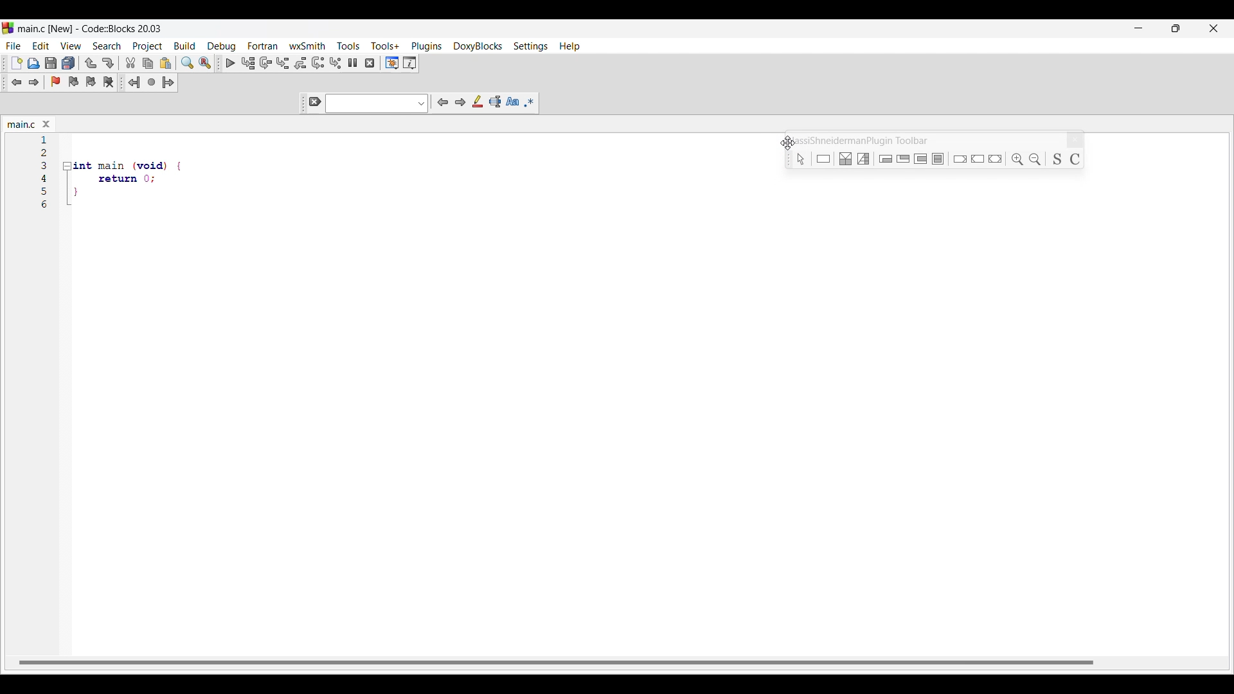  I want to click on , so click(46, 165).